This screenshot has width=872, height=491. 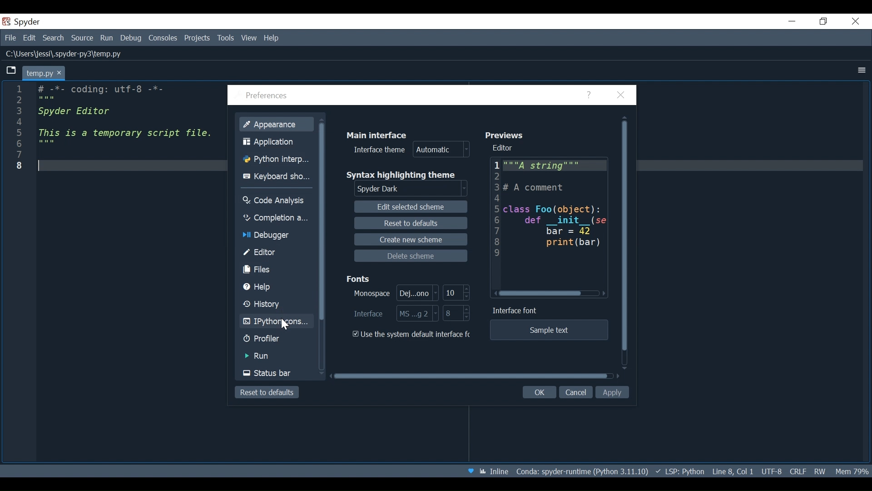 I want to click on Projects, so click(x=198, y=38).